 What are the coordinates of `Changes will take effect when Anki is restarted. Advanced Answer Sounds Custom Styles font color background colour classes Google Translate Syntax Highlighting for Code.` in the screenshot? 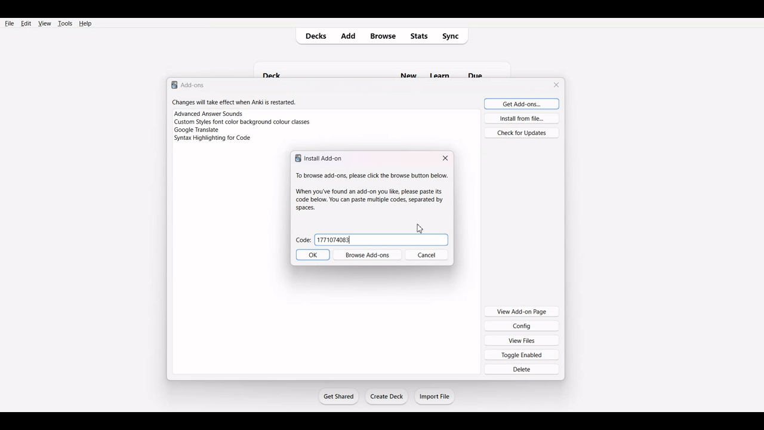 It's located at (247, 124).